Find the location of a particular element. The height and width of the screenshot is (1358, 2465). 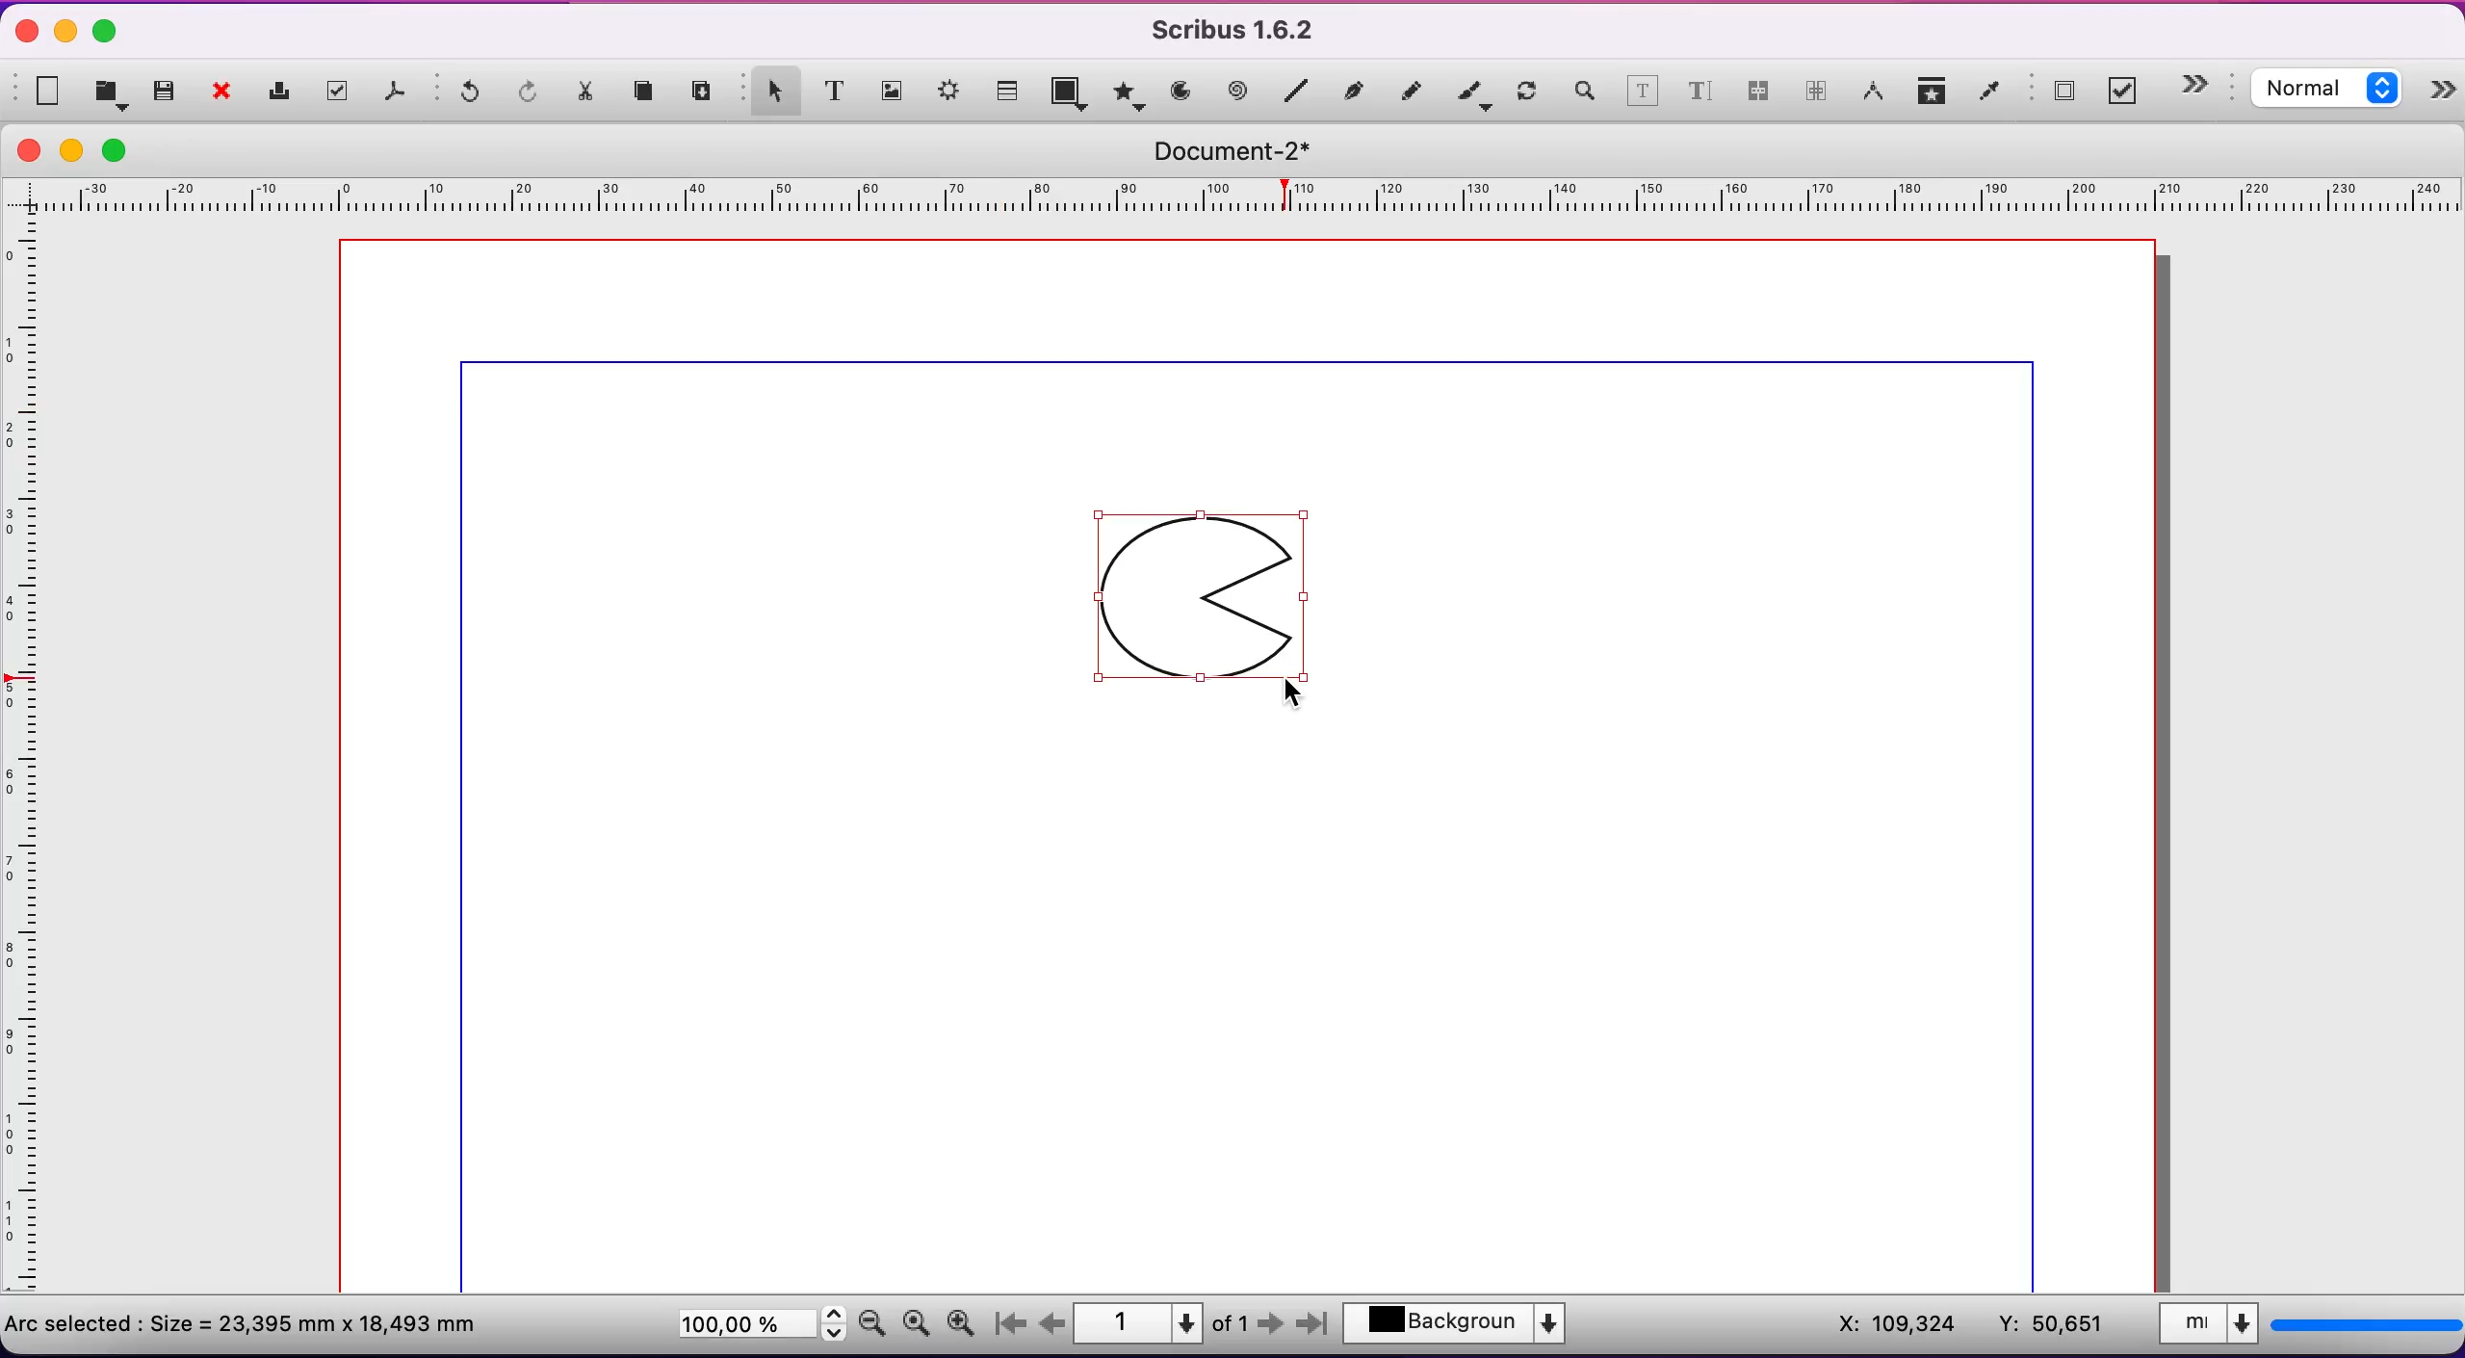

coordinates is located at coordinates (1964, 1325).